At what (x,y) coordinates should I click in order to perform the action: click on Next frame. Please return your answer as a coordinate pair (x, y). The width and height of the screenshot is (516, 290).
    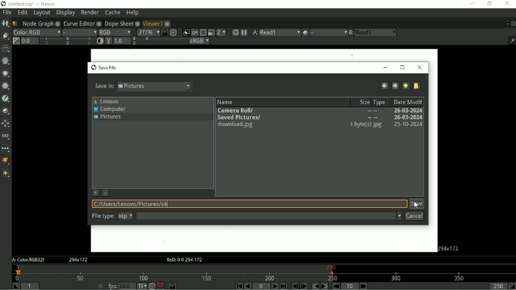
    Looking at the image, I should click on (304, 286).